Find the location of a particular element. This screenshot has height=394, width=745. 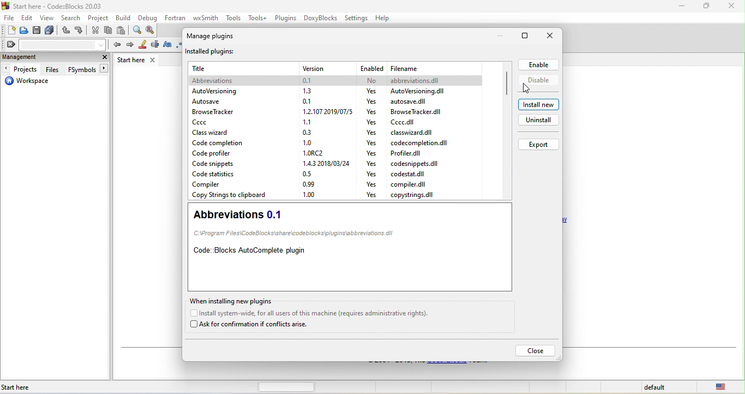

close is located at coordinates (104, 57).